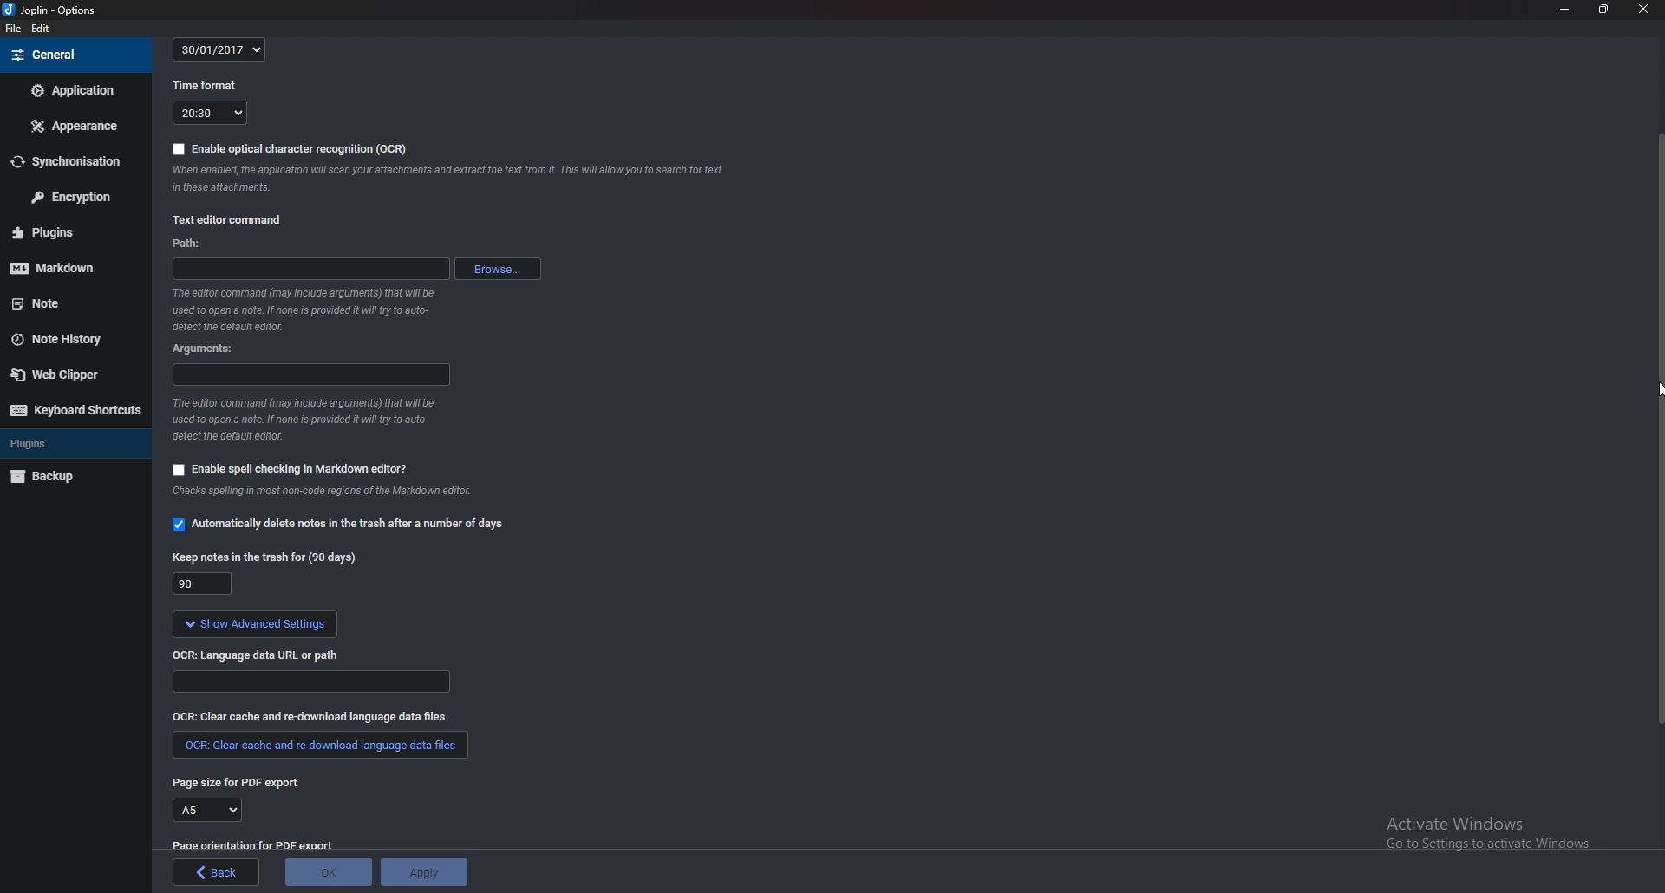 The width and height of the screenshot is (1665, 893). I want to click on A5, so click(209, 810).